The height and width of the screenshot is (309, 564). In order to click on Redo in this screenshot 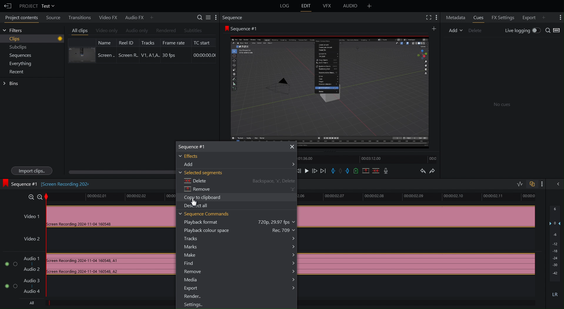, I will do `click(436, 171)`.